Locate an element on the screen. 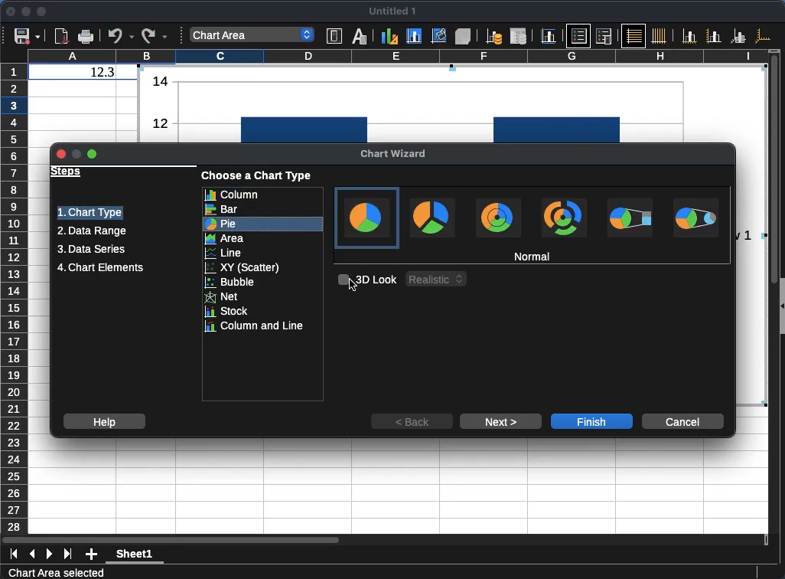  maximize is located at coordinates (43, 12).